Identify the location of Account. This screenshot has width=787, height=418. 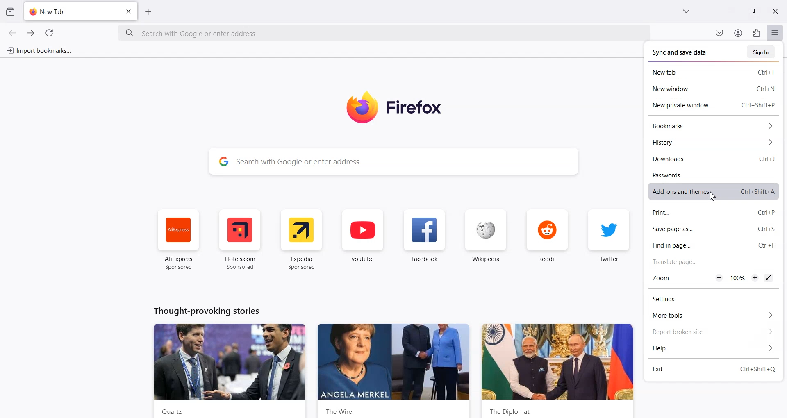
(739, 33).